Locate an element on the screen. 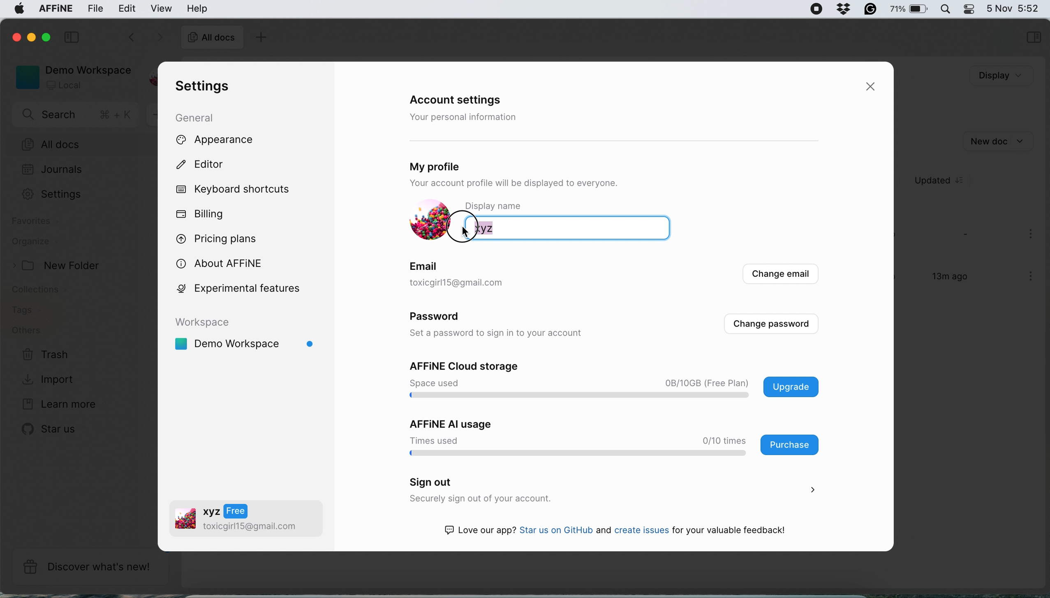 The width and height of the screenshot is (1050, 598). xyz is located at coordinates (517, 228).